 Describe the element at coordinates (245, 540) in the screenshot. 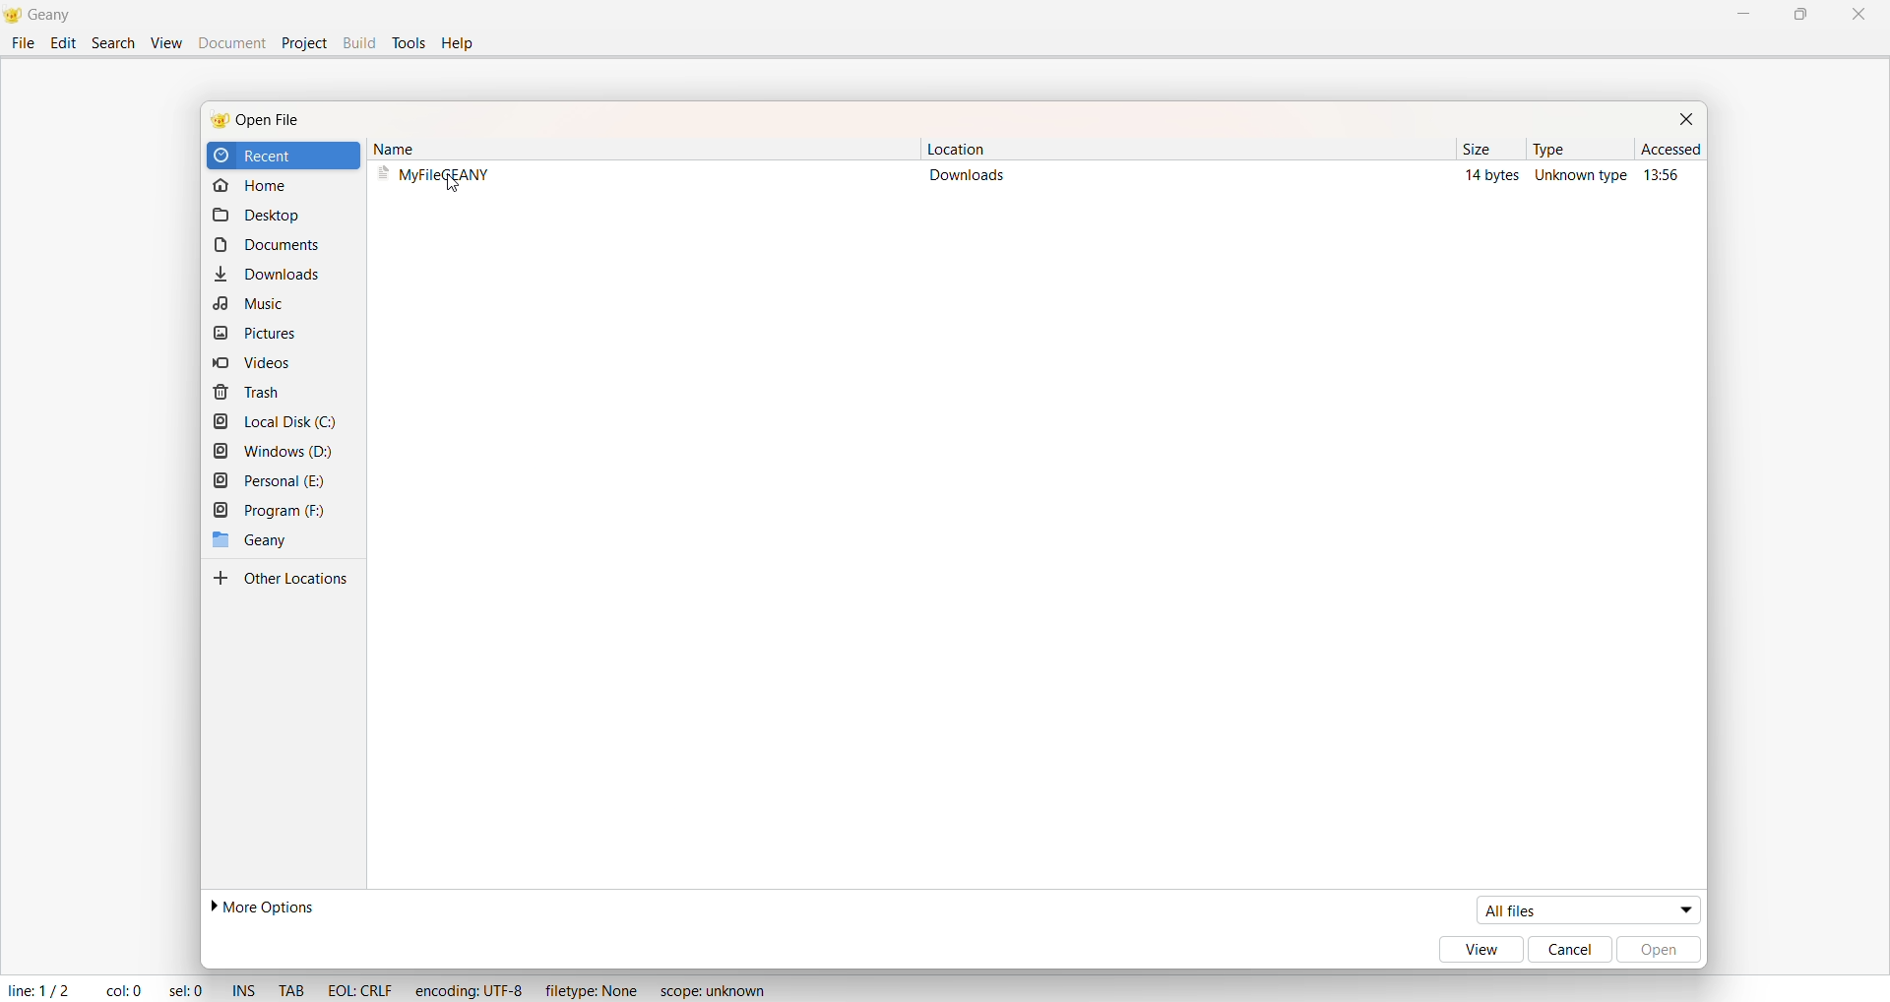

I see `Geany folder` at that location.